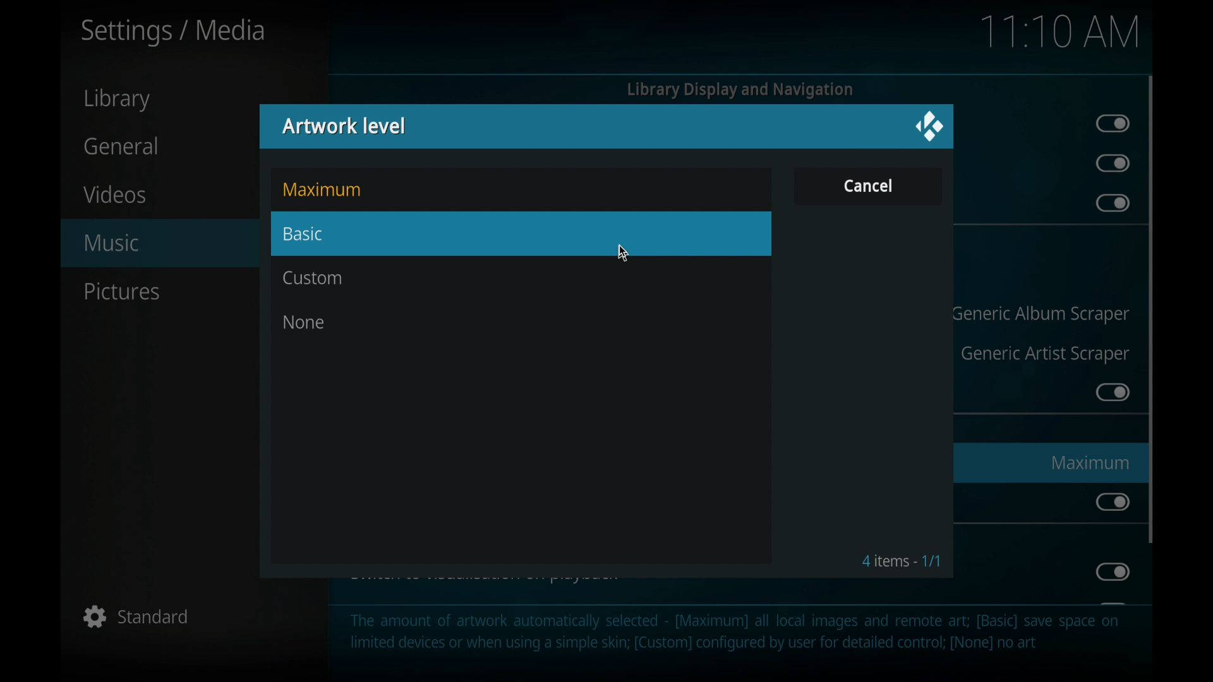 This screenshot has height=682, width=1213. I want to click on 4 items, so click(902, 561).